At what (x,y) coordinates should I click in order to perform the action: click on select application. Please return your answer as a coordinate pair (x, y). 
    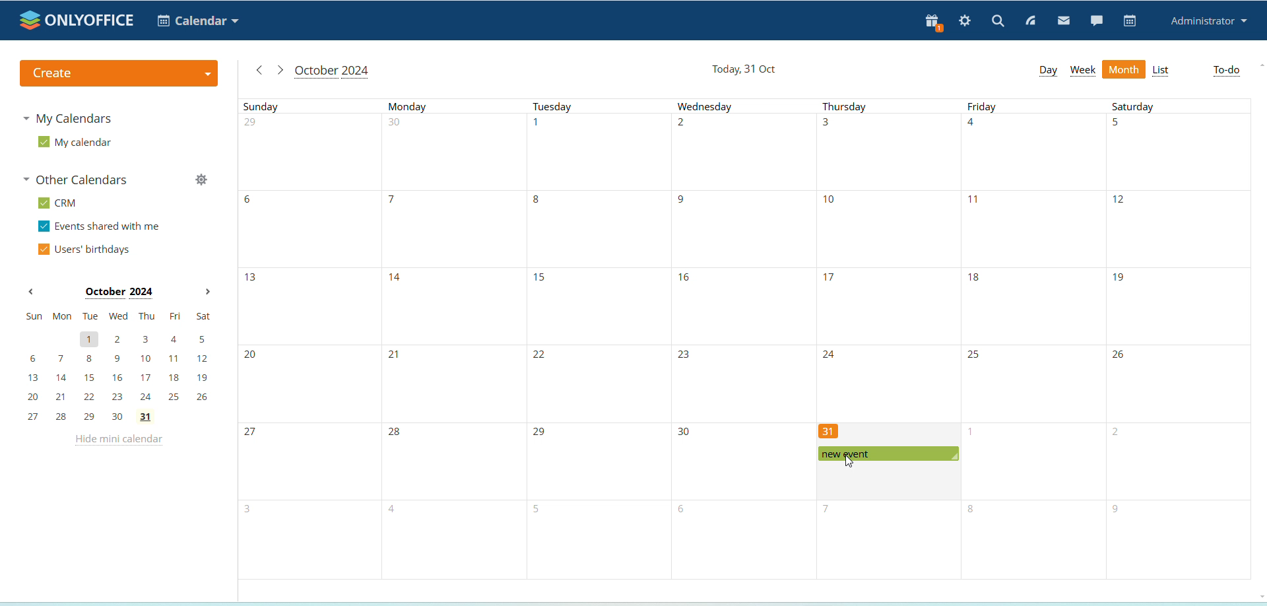
    Looking at the image, I should click on (198, 20).